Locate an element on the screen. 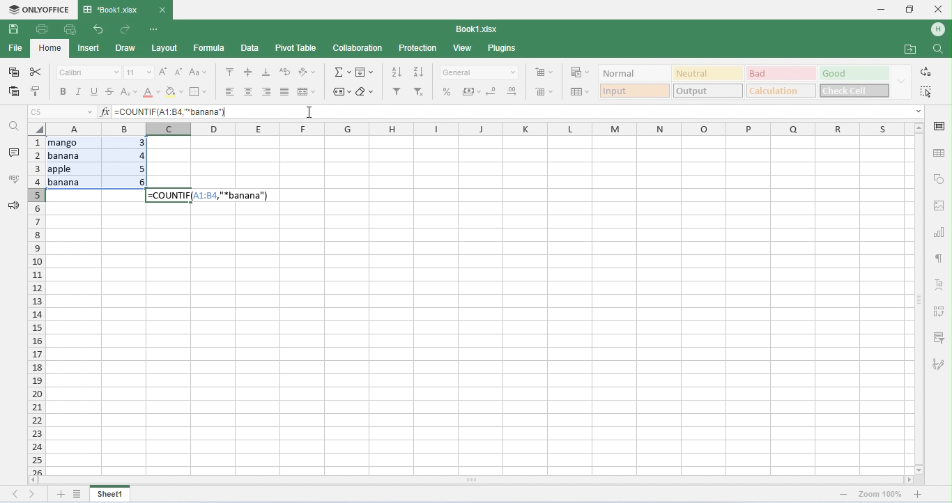 The height and width of the screenshot is (503, 952). spell checking is located at coordinates (15, 178).